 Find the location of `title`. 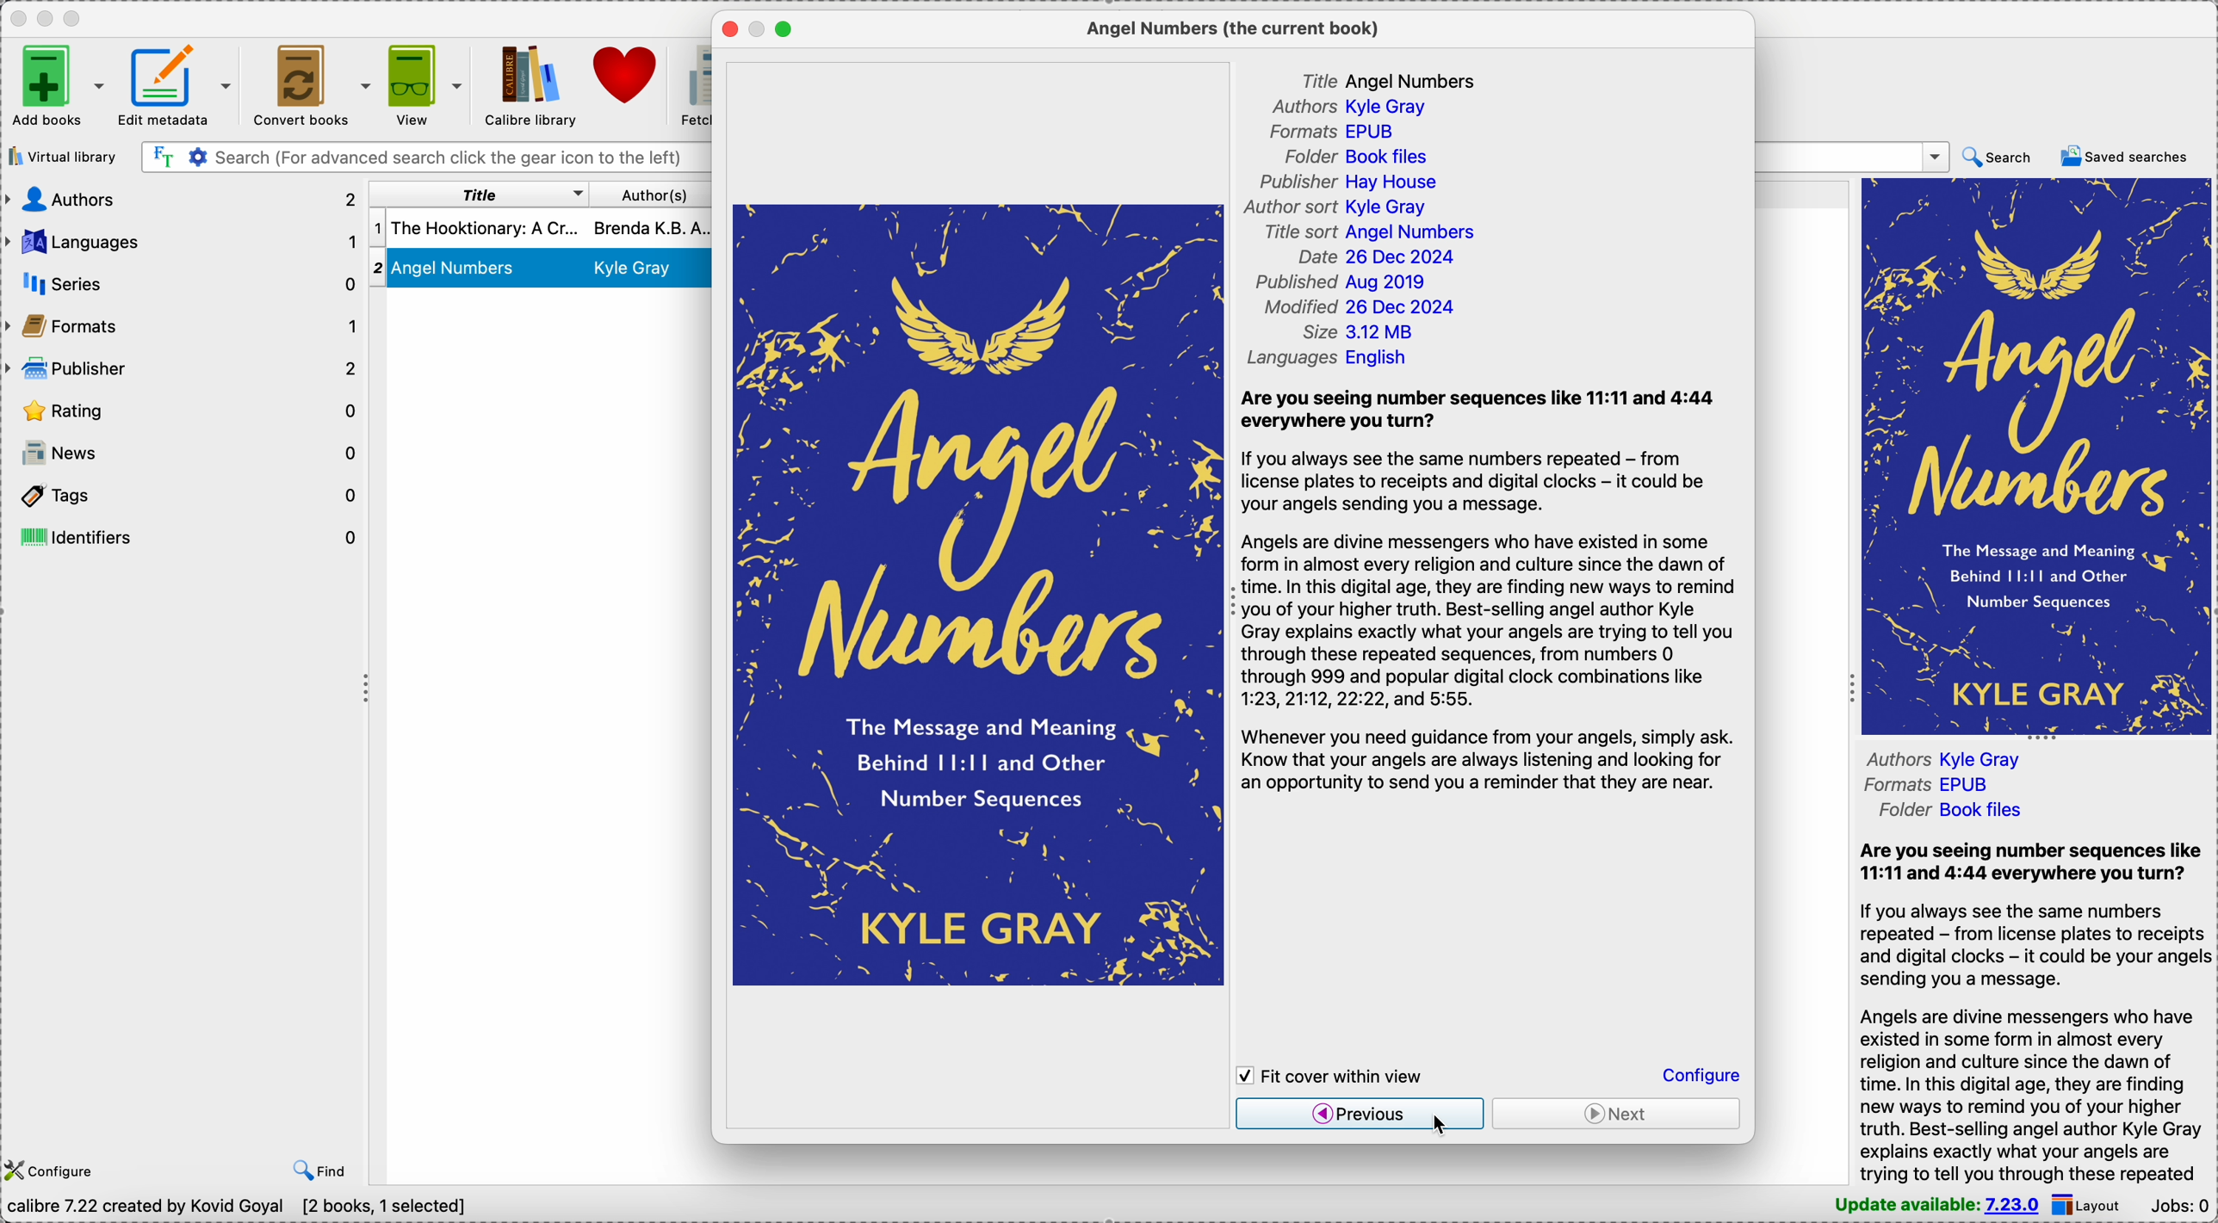

title is located at coordinates (1399, 79).